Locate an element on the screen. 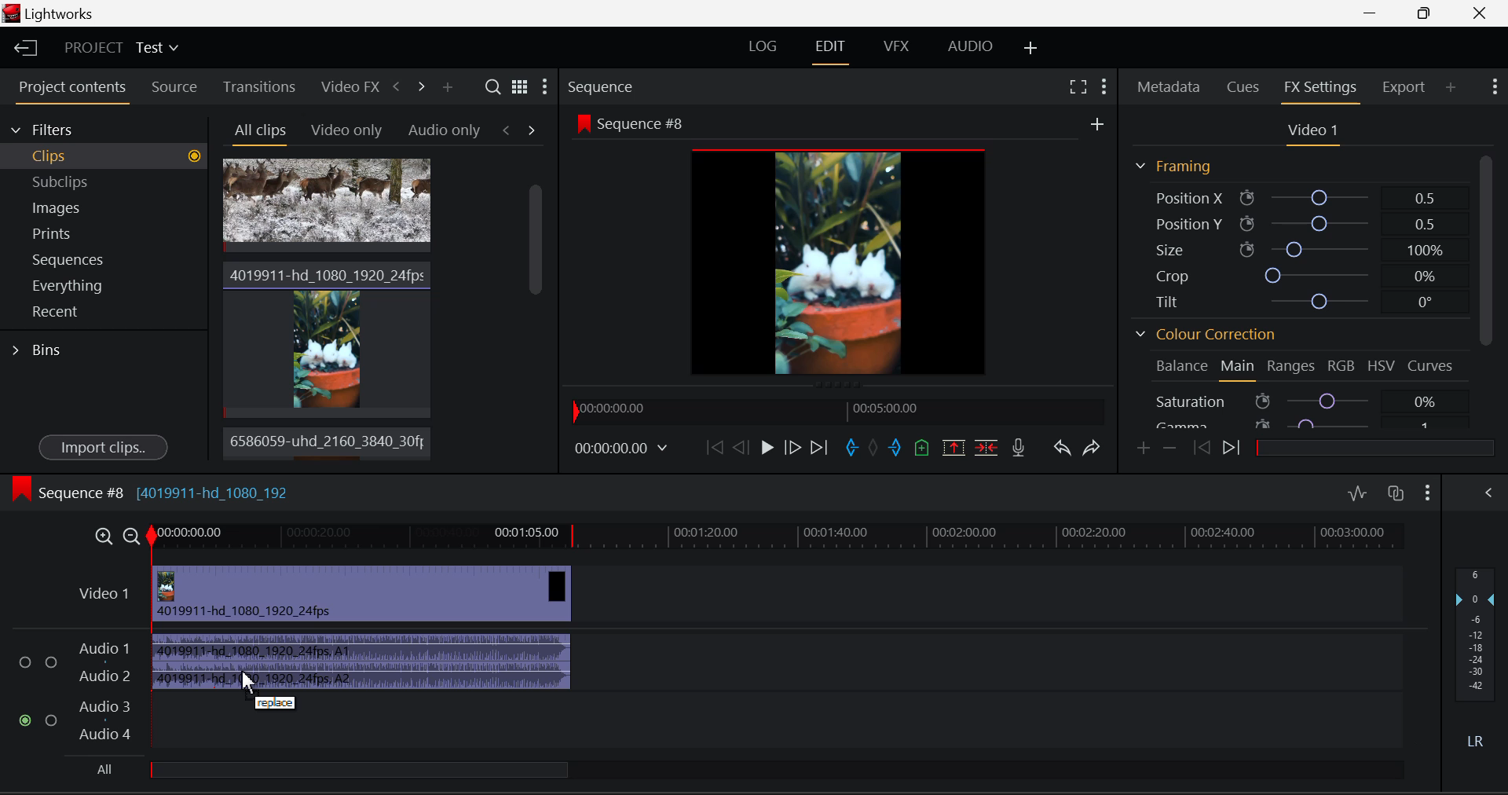  Previous Tab is located at coordinates (510, 130).